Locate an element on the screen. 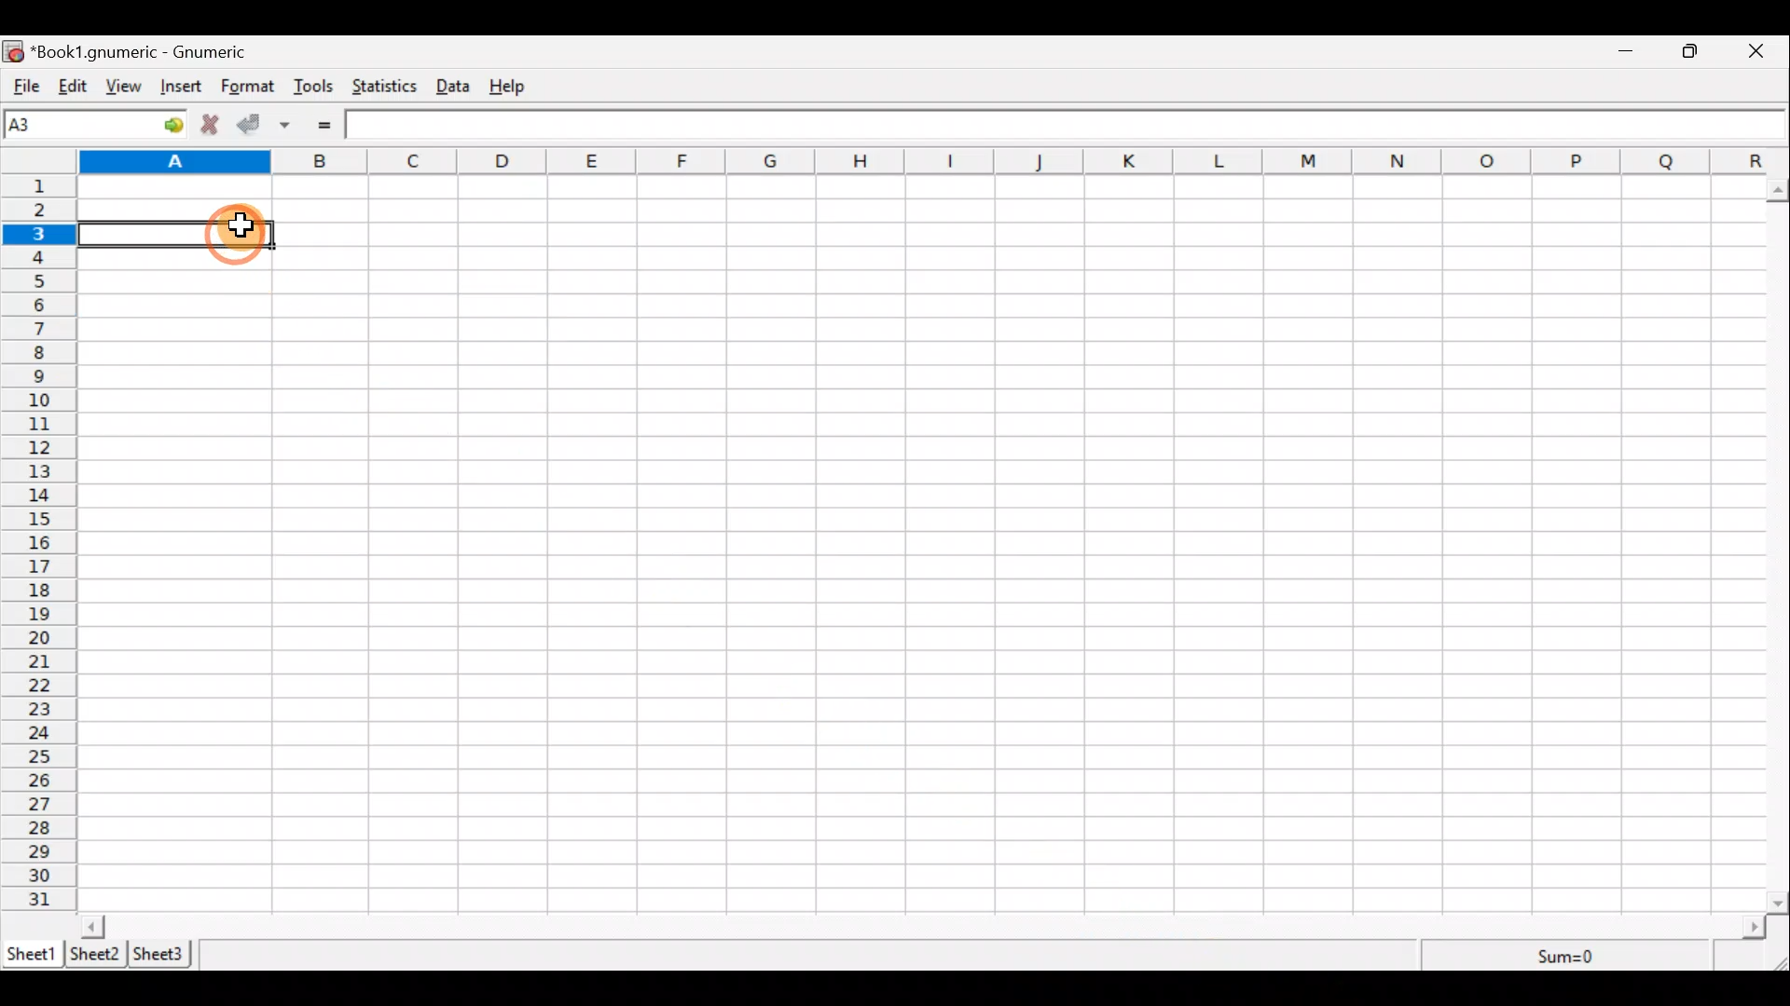  Formula bar is located at coordinates (1064, 123).